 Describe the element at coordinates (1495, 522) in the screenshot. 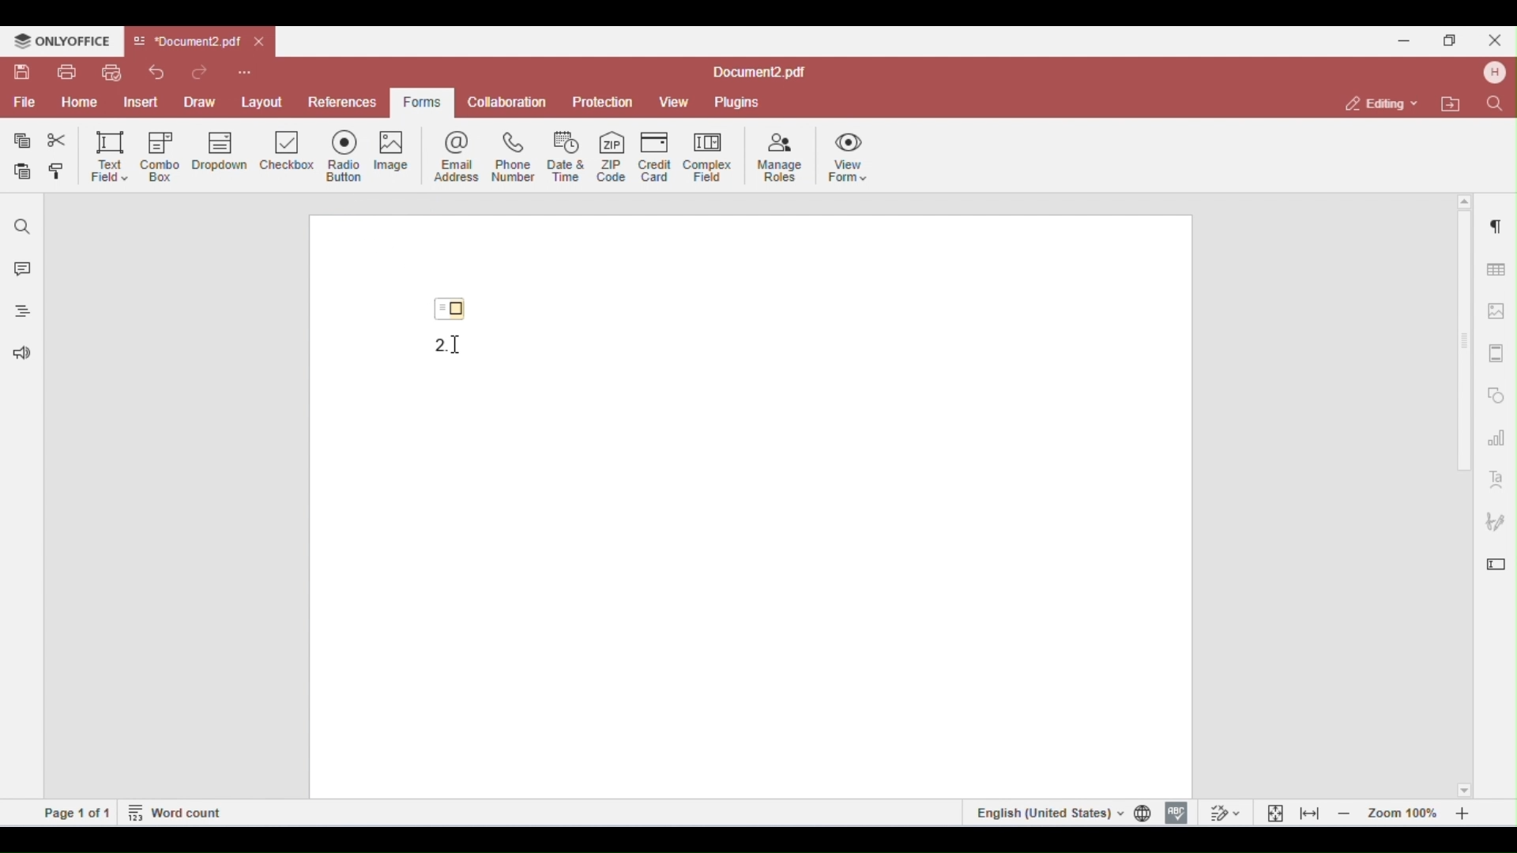

I see `signature settings` at that location.